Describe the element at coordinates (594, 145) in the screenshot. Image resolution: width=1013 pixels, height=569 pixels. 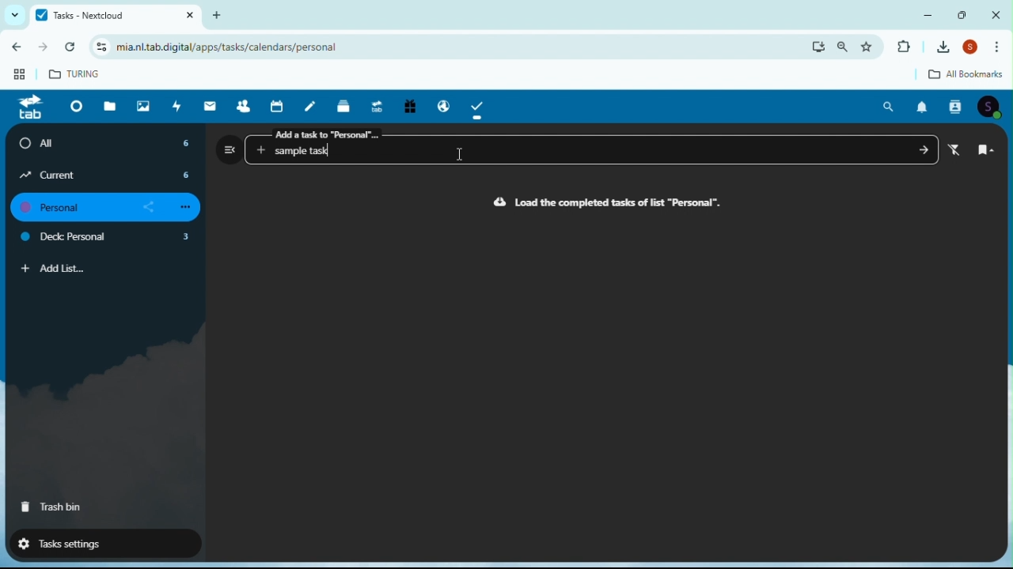
I see `Add a task to "Personal"...Add a task to "Personal" ` at that location.